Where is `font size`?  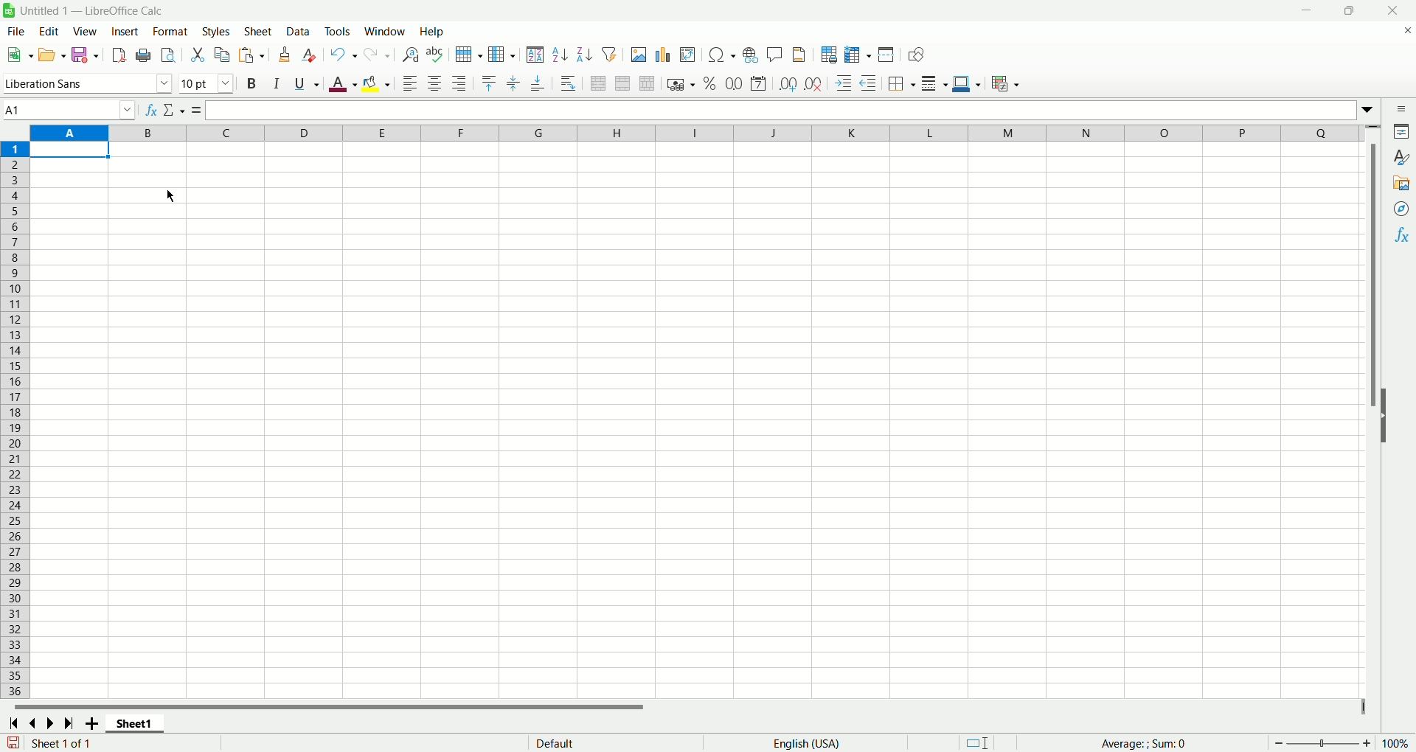 font size is located at coordinates (207, 84).